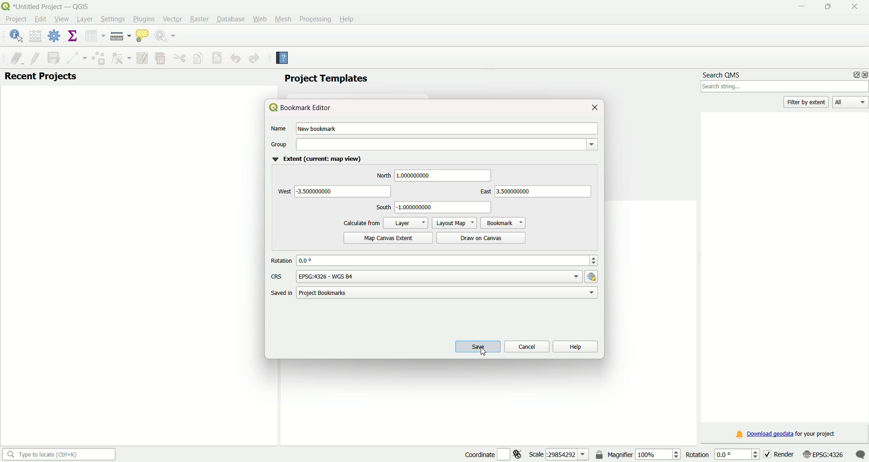 The image size is (869, 462). What do you see at coordinates (199, 58) in the screenshot?
I see `copy feature` at bounding box center [199, 58].